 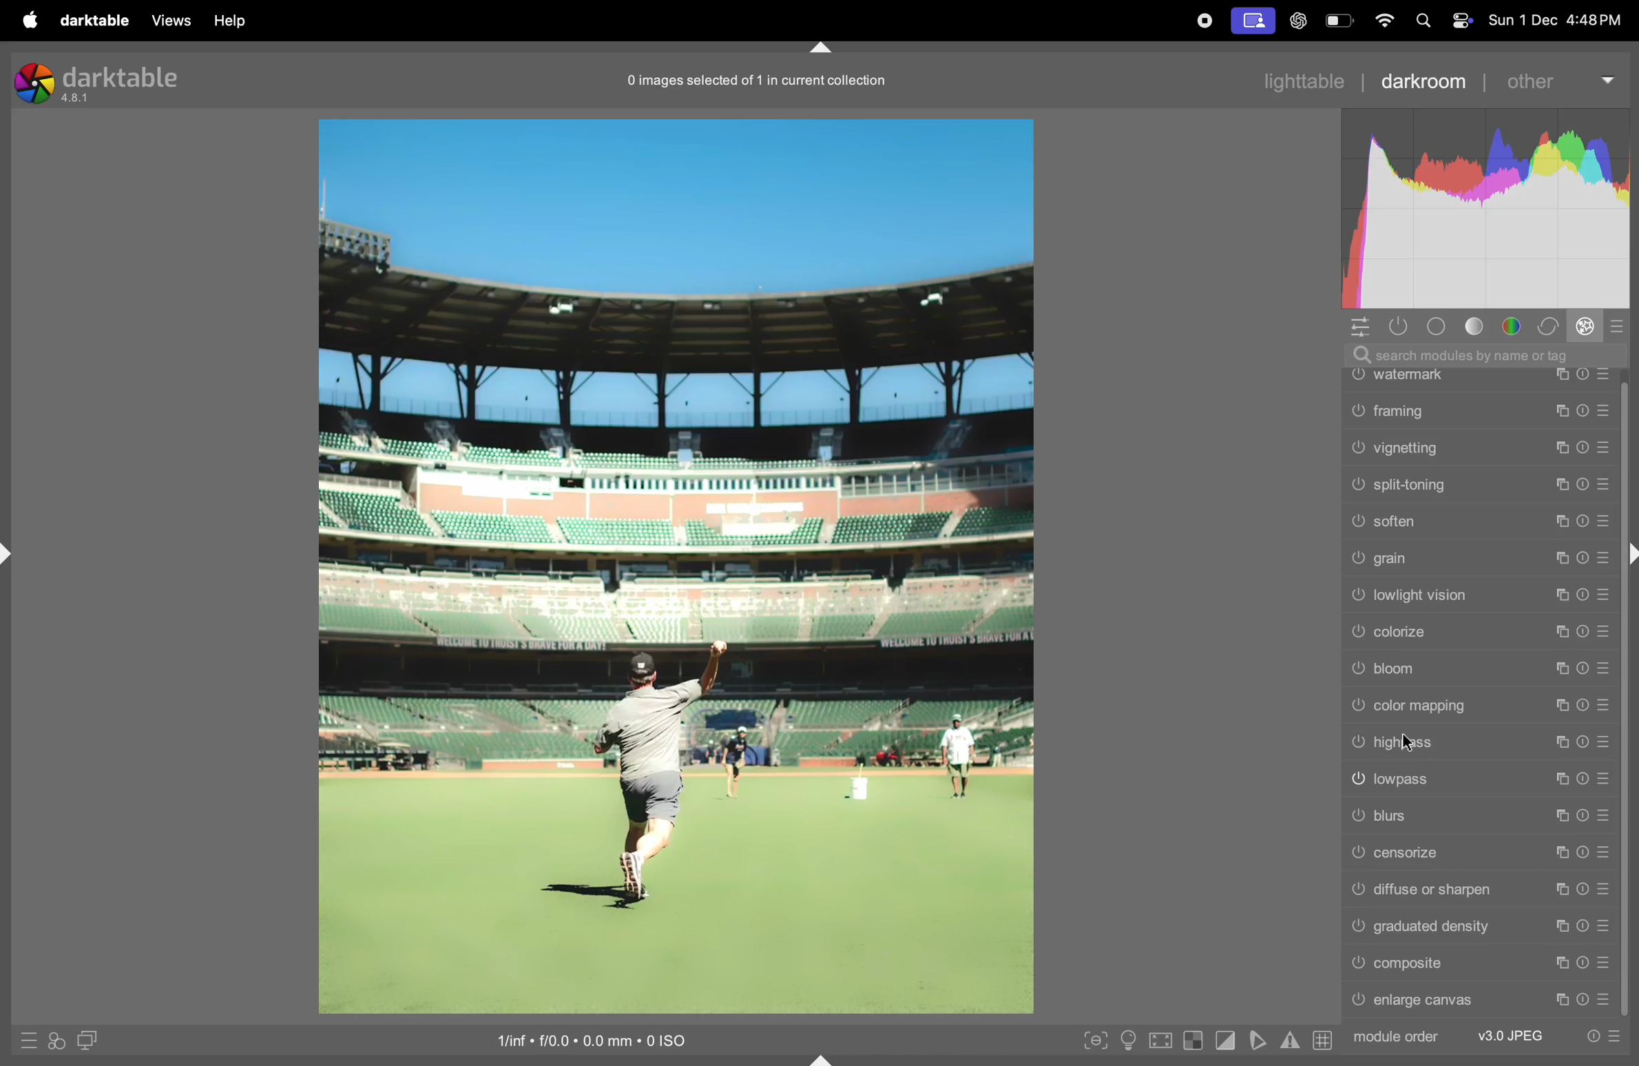 What do you see at coordinates (1441, 326) in the screenshot?
I see `base` at bounding box center [1441, 326].